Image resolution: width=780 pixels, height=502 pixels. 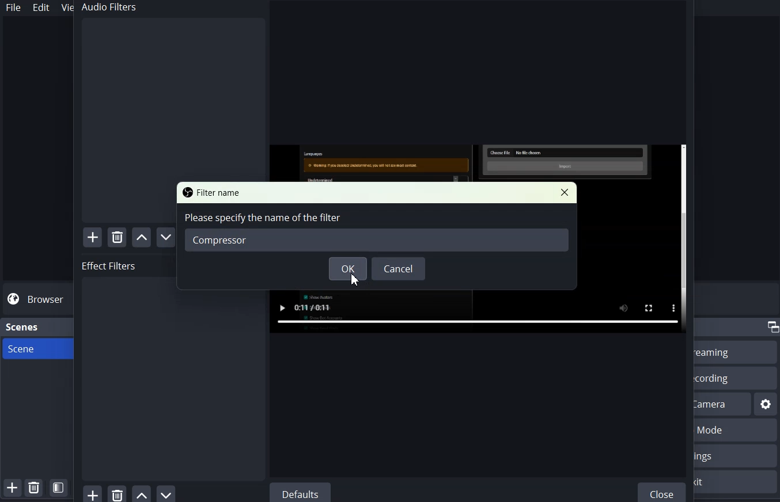 What do you see at coordinates (65, 7) in the screenshot?
I see `View` at bounding box center [65, 7].